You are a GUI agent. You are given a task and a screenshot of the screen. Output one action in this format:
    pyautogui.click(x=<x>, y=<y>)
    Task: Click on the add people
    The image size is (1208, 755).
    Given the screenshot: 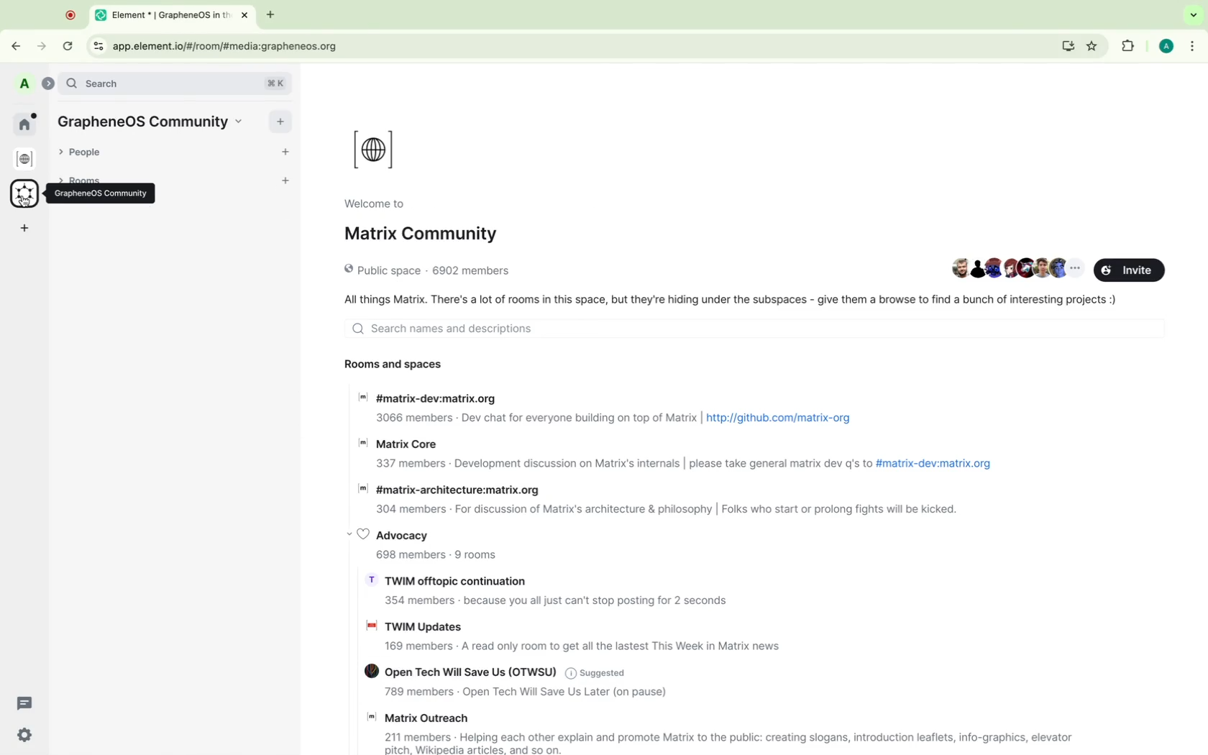 What is the action you would take?
    pyautogui.click(x=285, y=153)
    